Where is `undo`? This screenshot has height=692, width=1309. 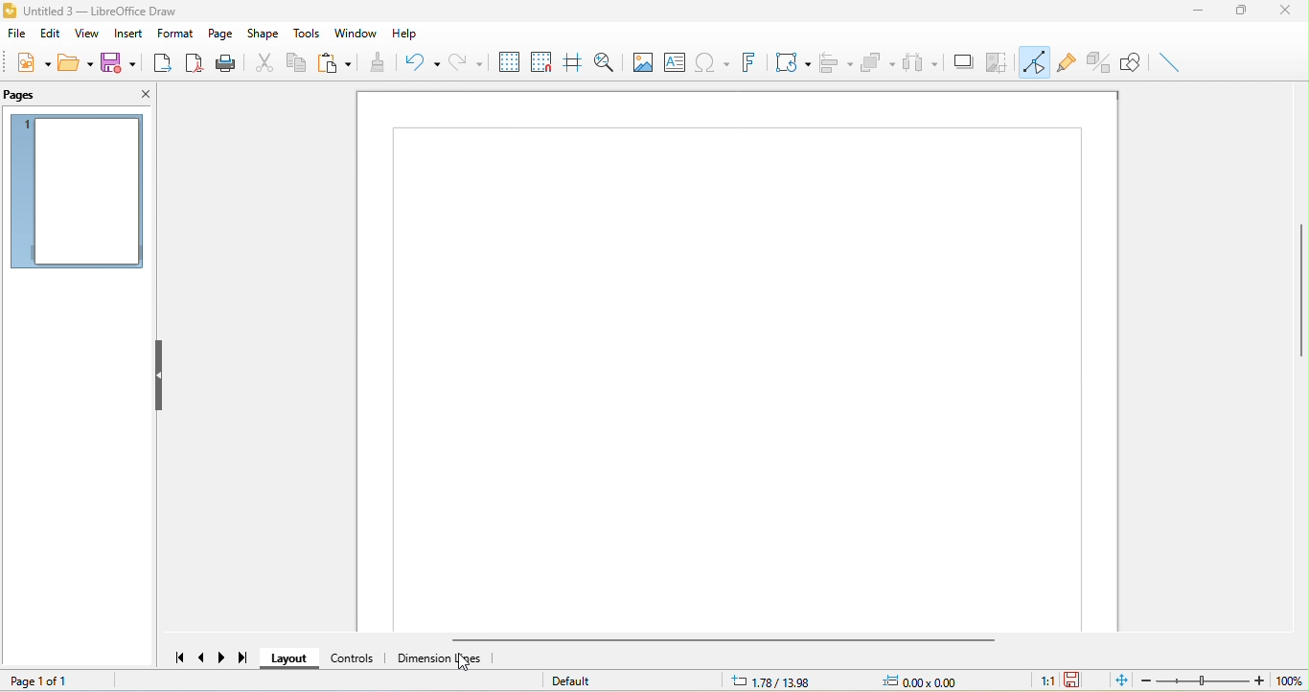
undo is located at coordinates (418, 61).